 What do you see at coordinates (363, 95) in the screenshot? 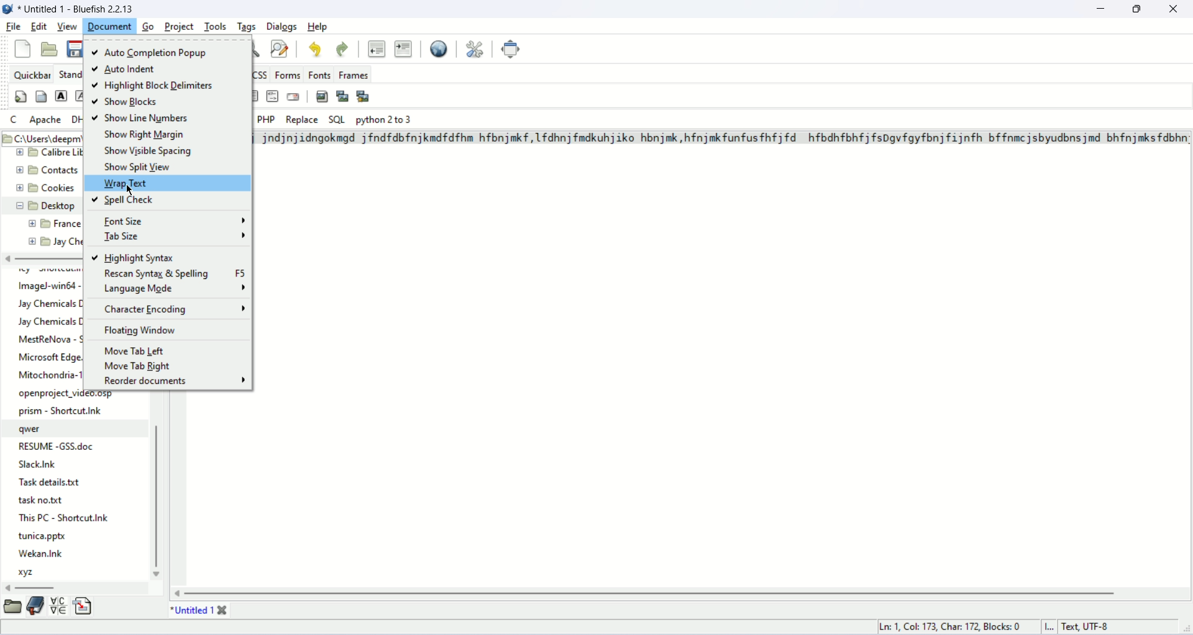
I see `multi thumbnail` at bounding box center [363, 95].